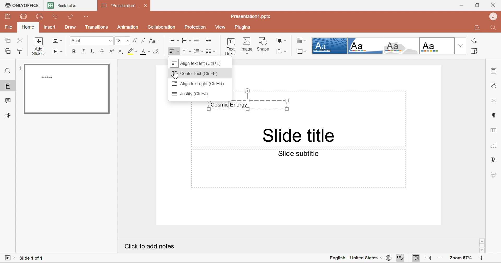  Describe the element at coordinates (196, 62) in the screenshot. I see `Align text Left (Ctrl+L)` at that location.